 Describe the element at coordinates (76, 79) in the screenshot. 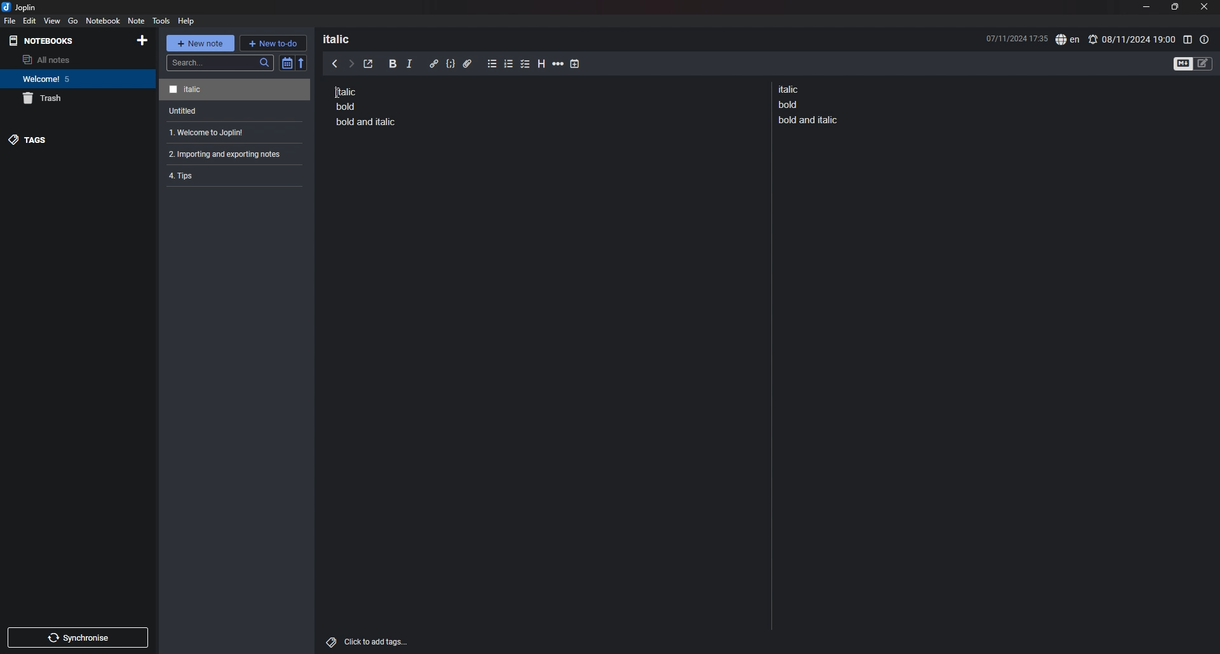

I see `notebook` at that location.